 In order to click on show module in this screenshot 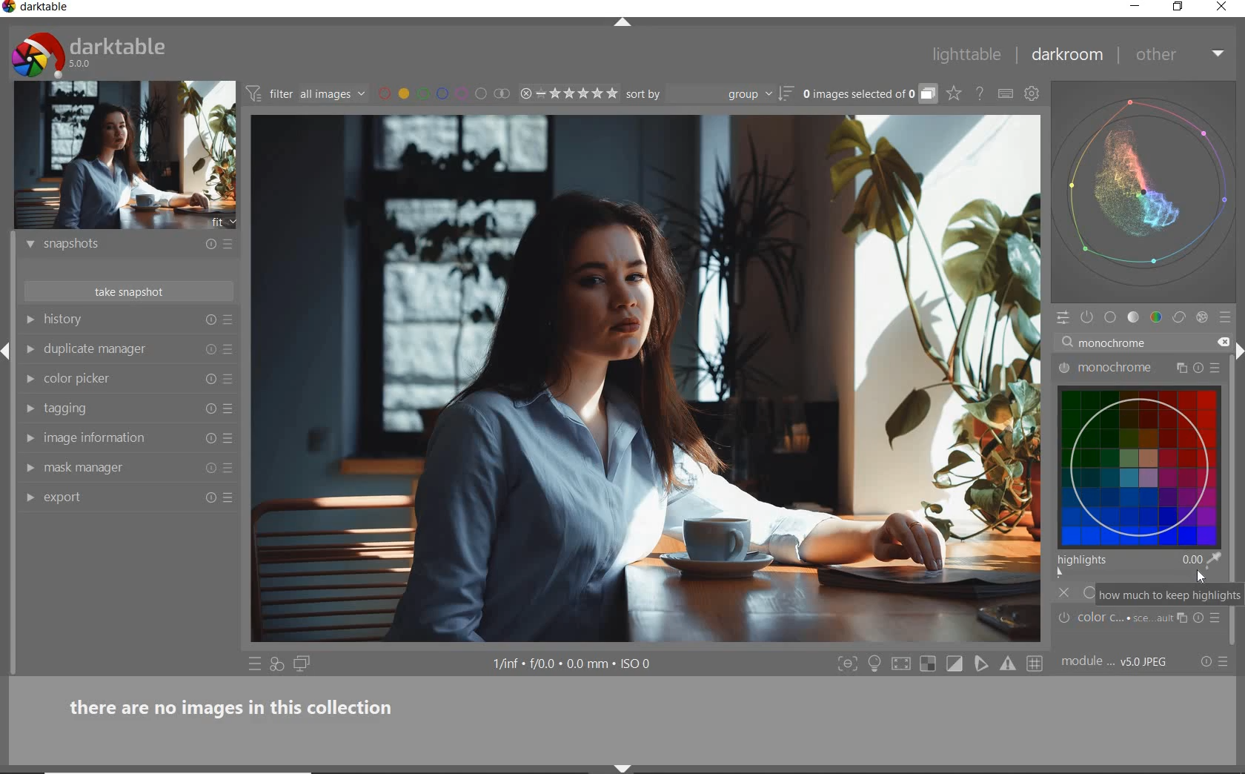, I will do `click(27, 437)`.